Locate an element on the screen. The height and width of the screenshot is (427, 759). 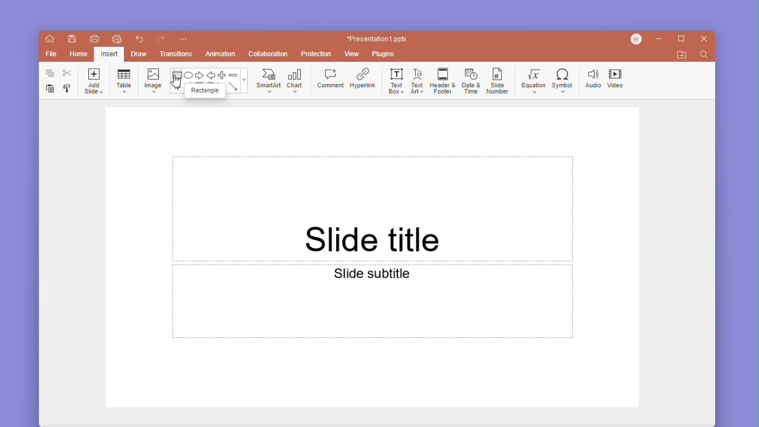
header & footer is located at coordinates (442, 80).